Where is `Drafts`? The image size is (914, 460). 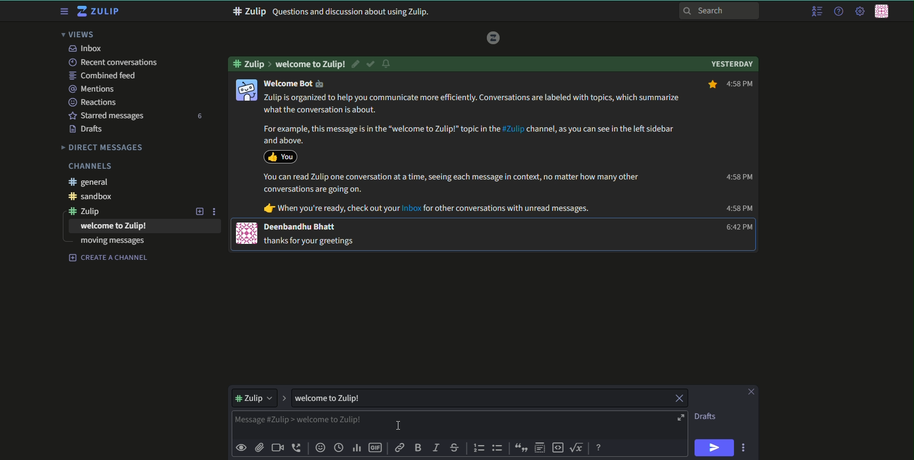
Drafts is located at coordinates (706, 416).